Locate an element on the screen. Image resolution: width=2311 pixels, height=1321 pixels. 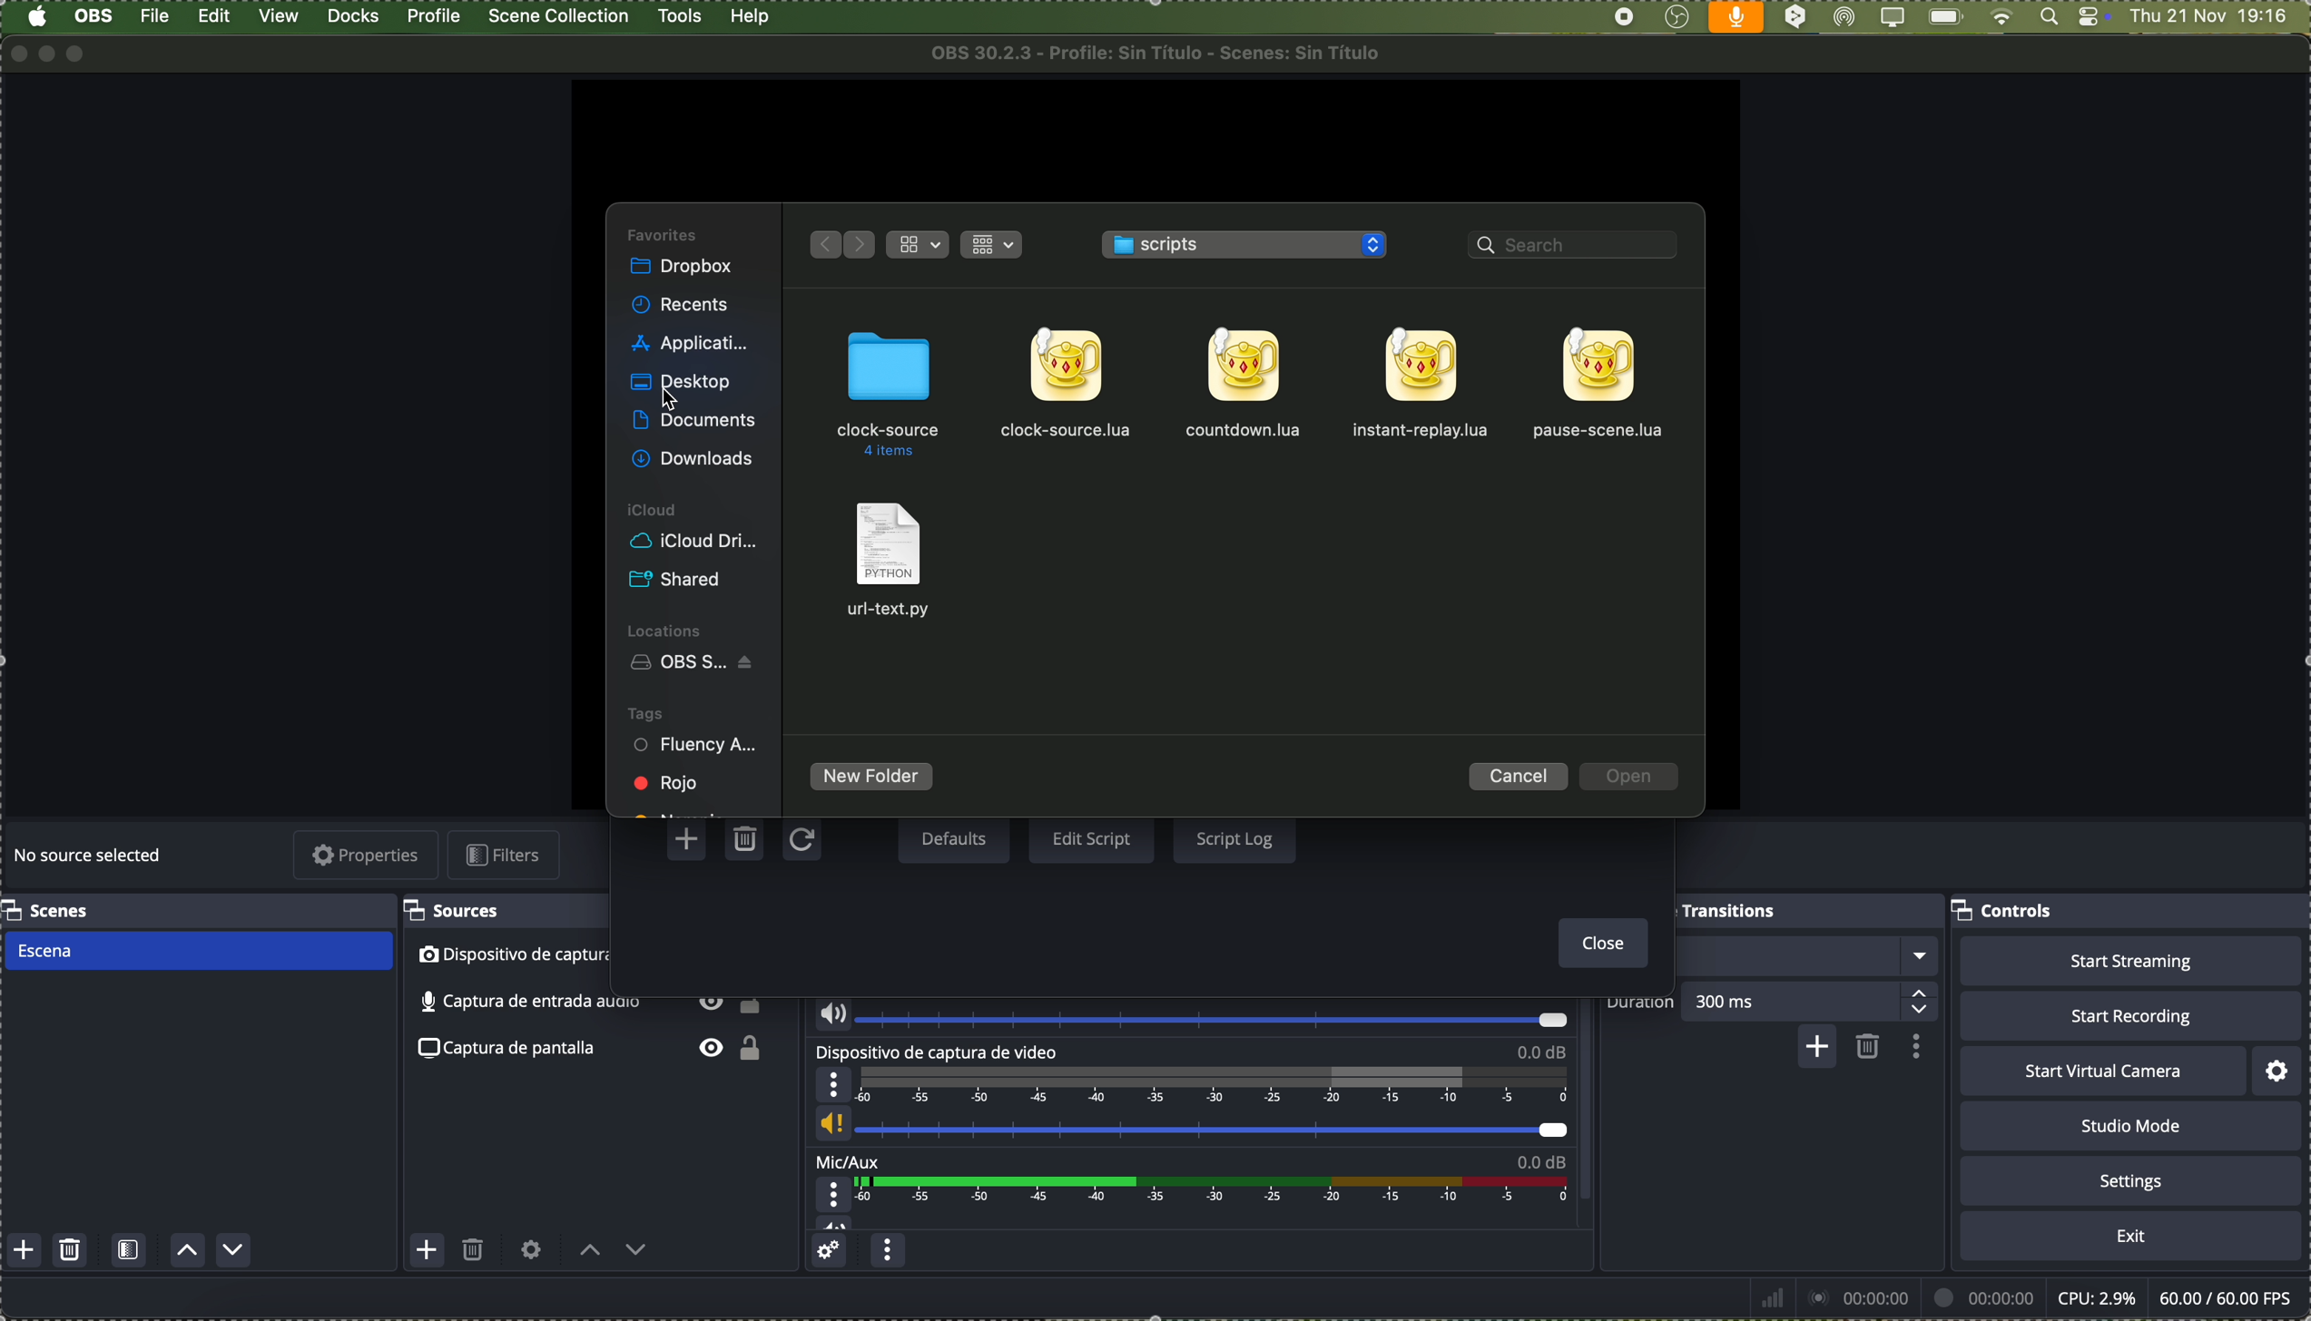
scenes is located at coordinates (49, 910).